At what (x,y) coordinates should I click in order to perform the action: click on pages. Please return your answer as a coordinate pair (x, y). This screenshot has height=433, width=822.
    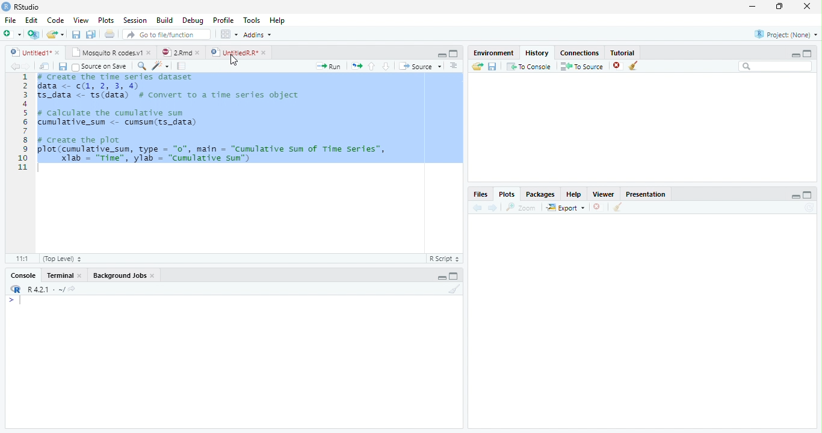
    Looking at the image, I should click on (180, 67).